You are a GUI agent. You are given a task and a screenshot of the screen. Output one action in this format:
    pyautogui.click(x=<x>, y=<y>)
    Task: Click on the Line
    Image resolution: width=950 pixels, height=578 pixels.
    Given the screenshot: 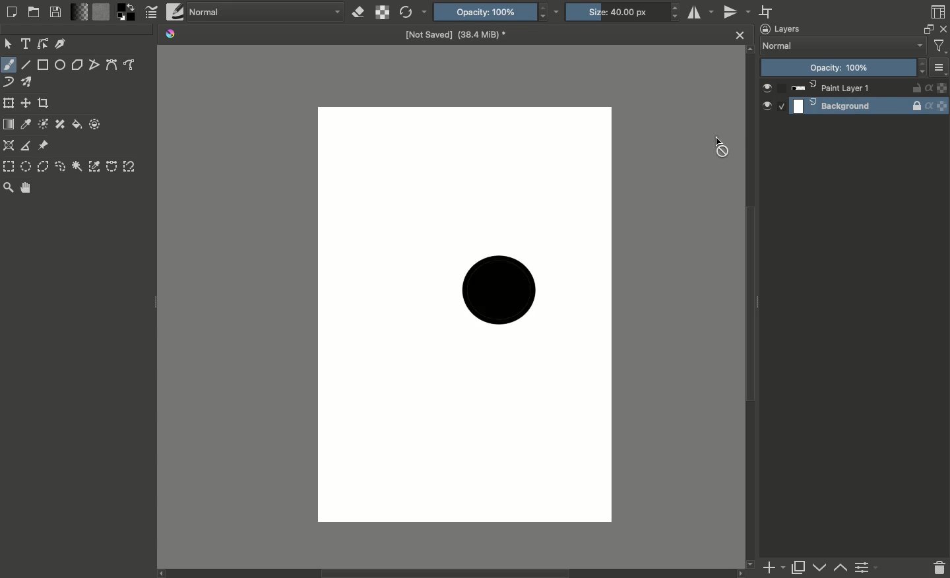 What is the action you would take?
    pyautogui.click(x=27, y=64)
    